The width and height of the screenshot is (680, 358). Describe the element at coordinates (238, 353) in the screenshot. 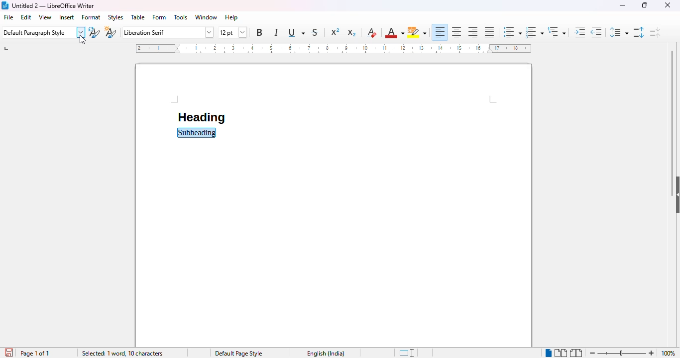

I see `page style` at that location.